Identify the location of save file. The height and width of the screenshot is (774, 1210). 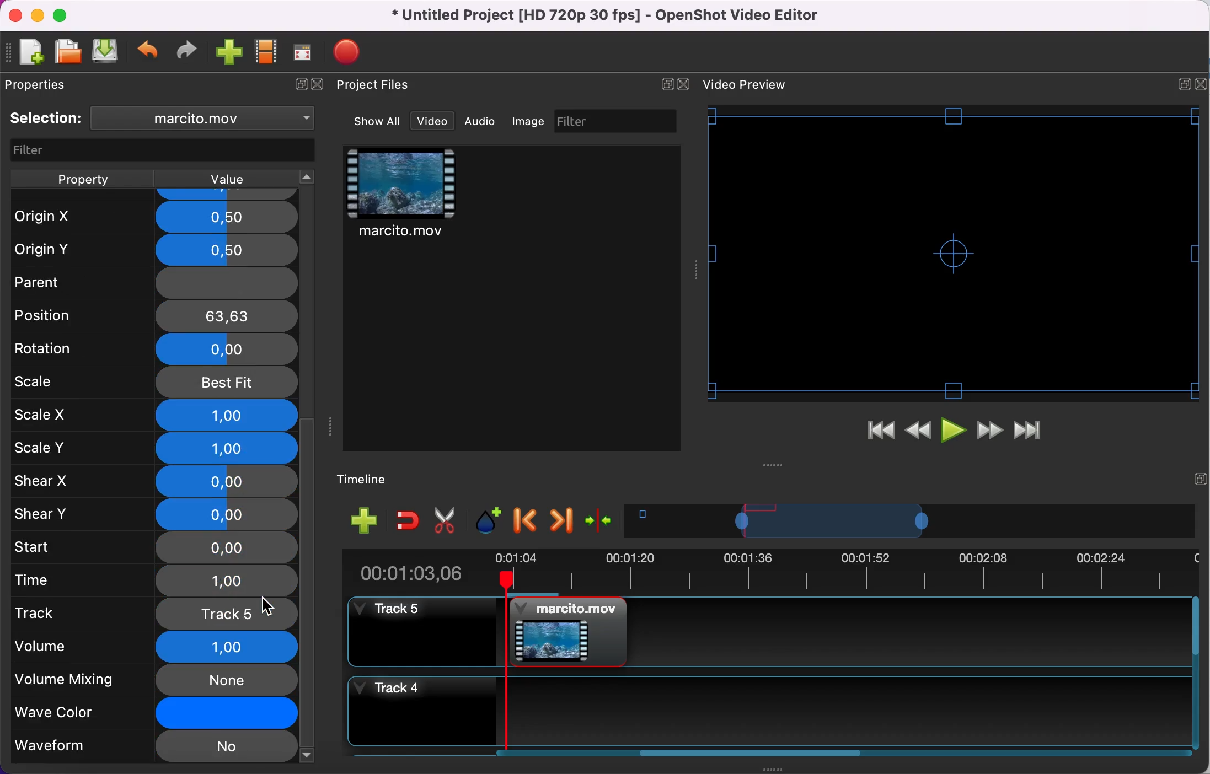
(106, 51).